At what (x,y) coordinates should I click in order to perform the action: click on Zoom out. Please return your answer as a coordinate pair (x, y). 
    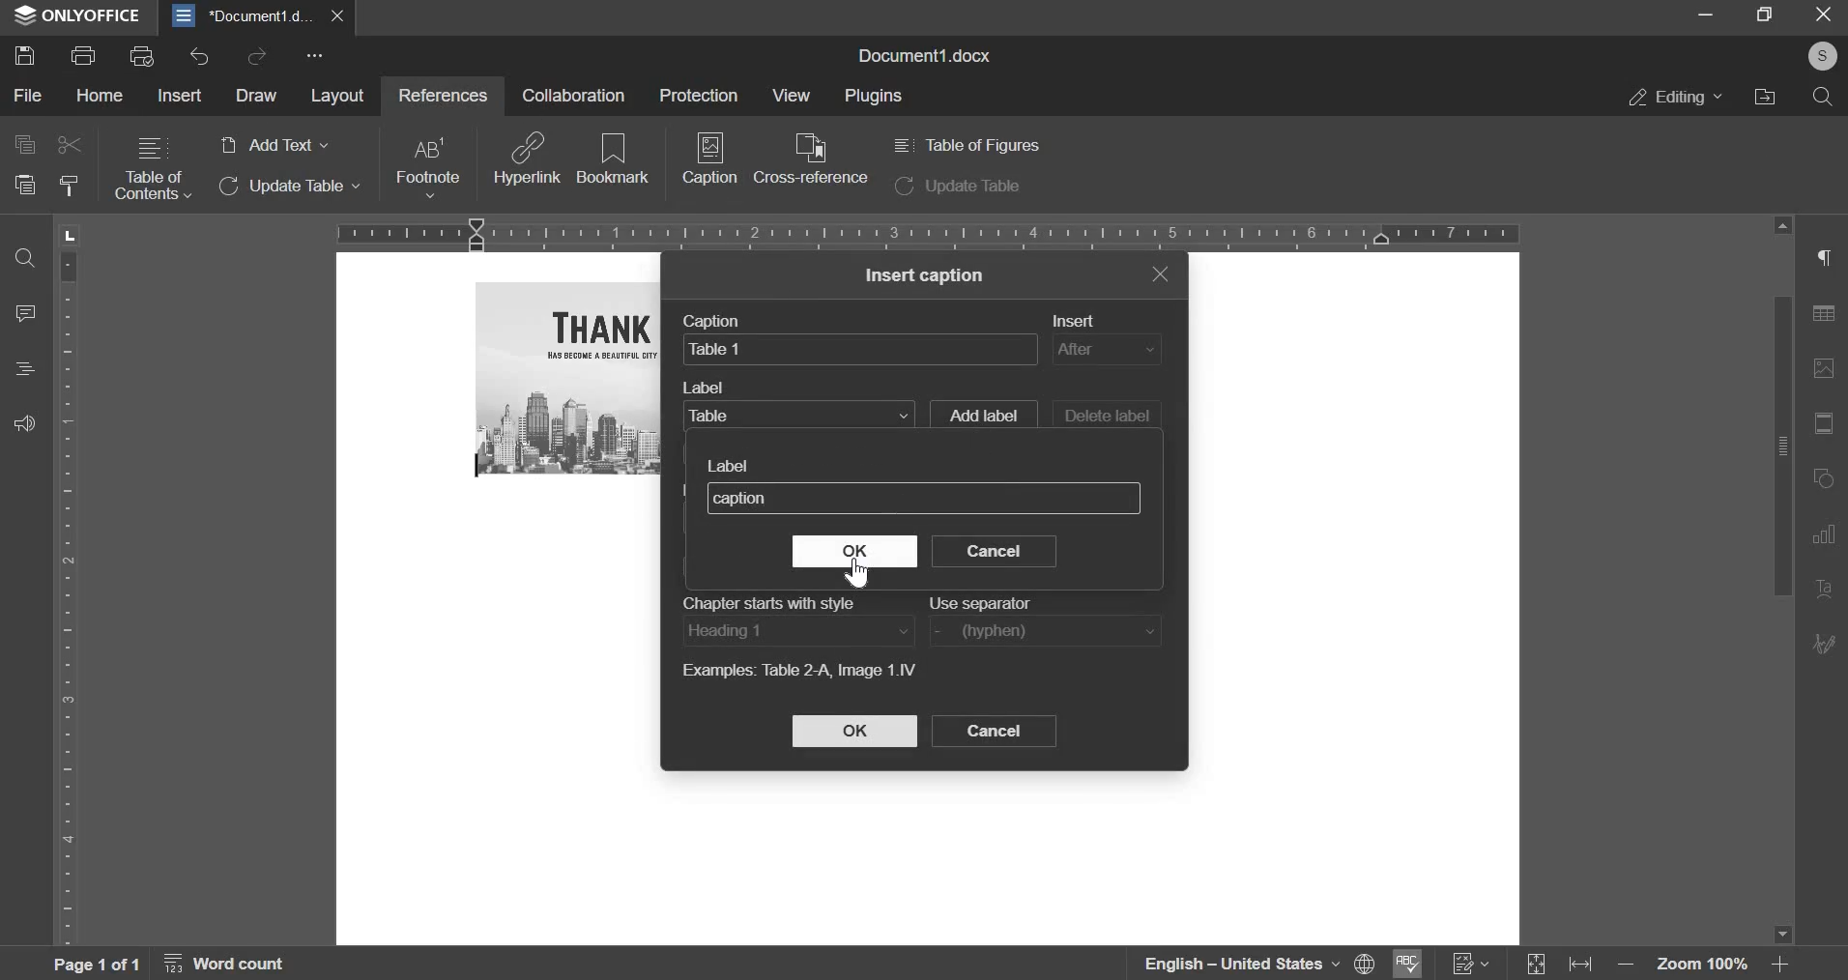
    Looking at the image, I should click on (1631, 968).